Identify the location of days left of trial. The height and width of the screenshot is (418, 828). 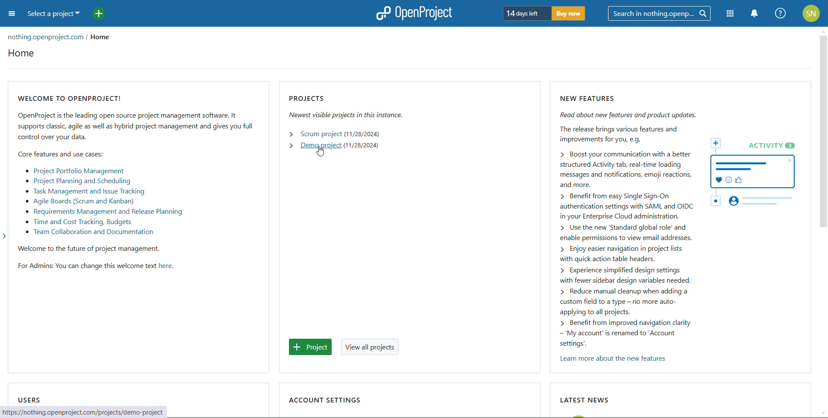
(527, 13).